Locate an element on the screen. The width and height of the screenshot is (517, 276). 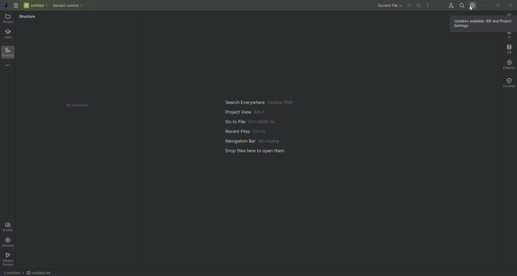
File type is located at coordinates (45, 272).